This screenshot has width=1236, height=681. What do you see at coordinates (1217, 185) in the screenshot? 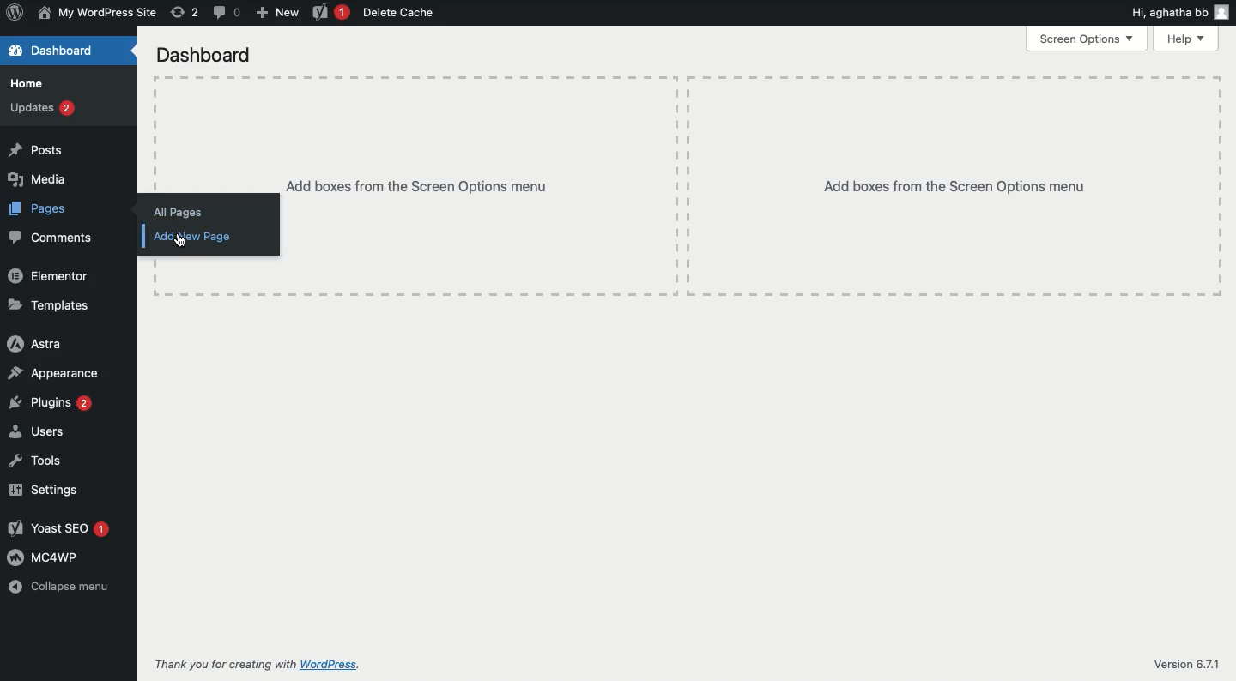
I see `Table line` at bounding box center [1217, 185].